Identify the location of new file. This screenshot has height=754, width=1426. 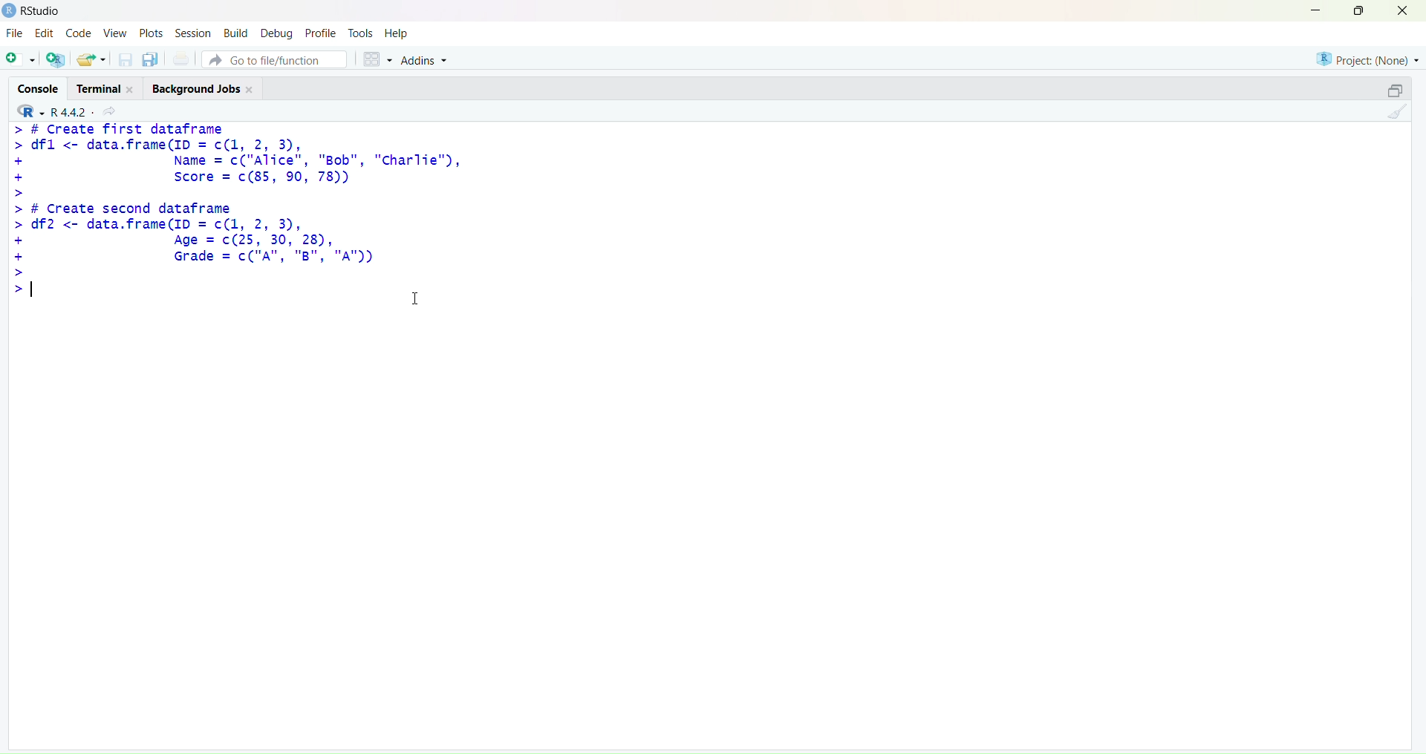
(19, 57).